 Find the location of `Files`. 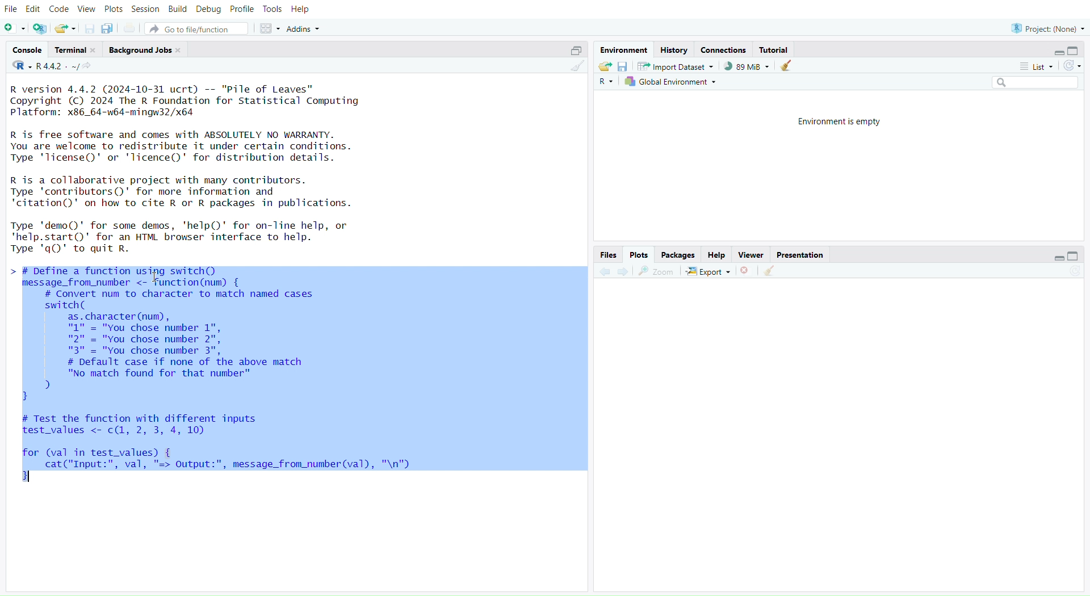

Files is located at coordinates (608, 254).